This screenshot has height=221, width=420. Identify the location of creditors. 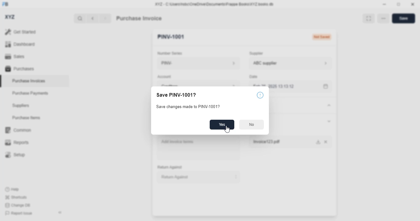
(190, 83).